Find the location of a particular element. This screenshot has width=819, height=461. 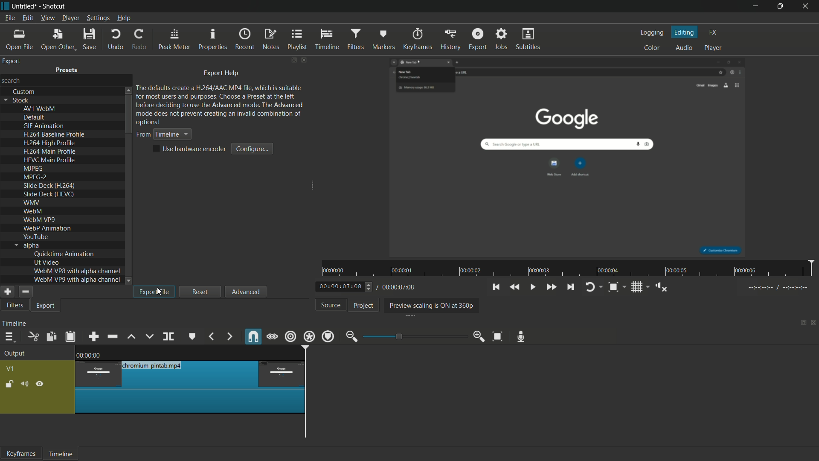

quicktime animation is located at coordinates (64, 254).